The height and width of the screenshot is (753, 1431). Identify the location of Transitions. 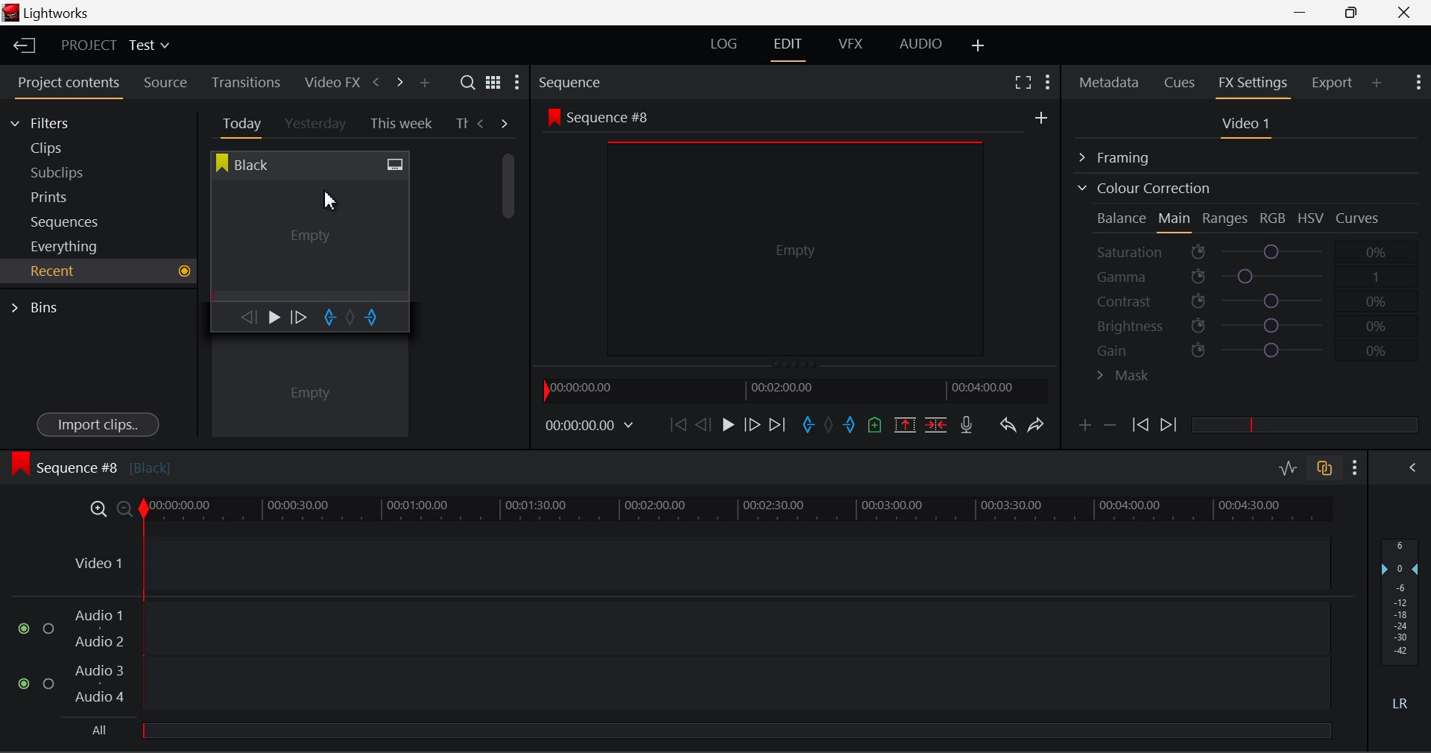
(246, 82).